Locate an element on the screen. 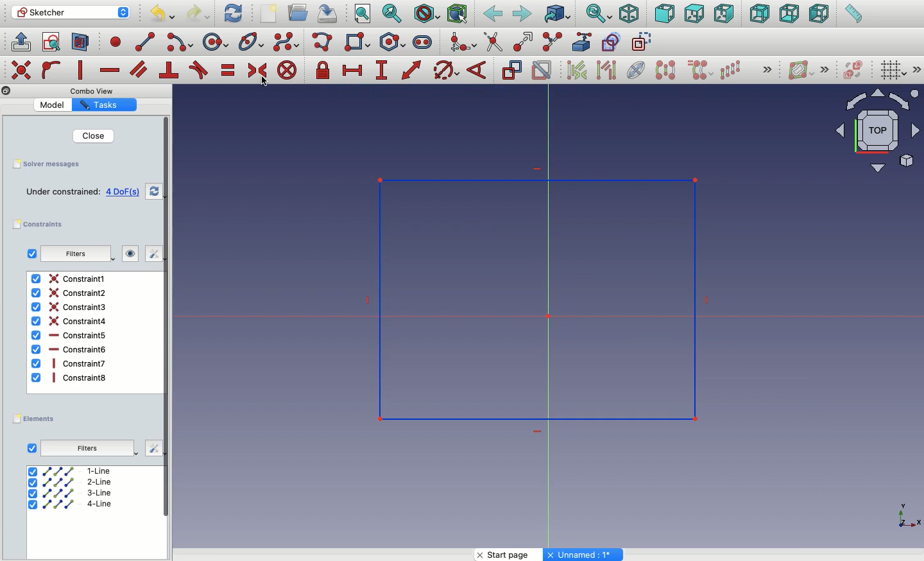 This screenshot has height=561, width=924. visibility  is located at coordinates (128, 254).